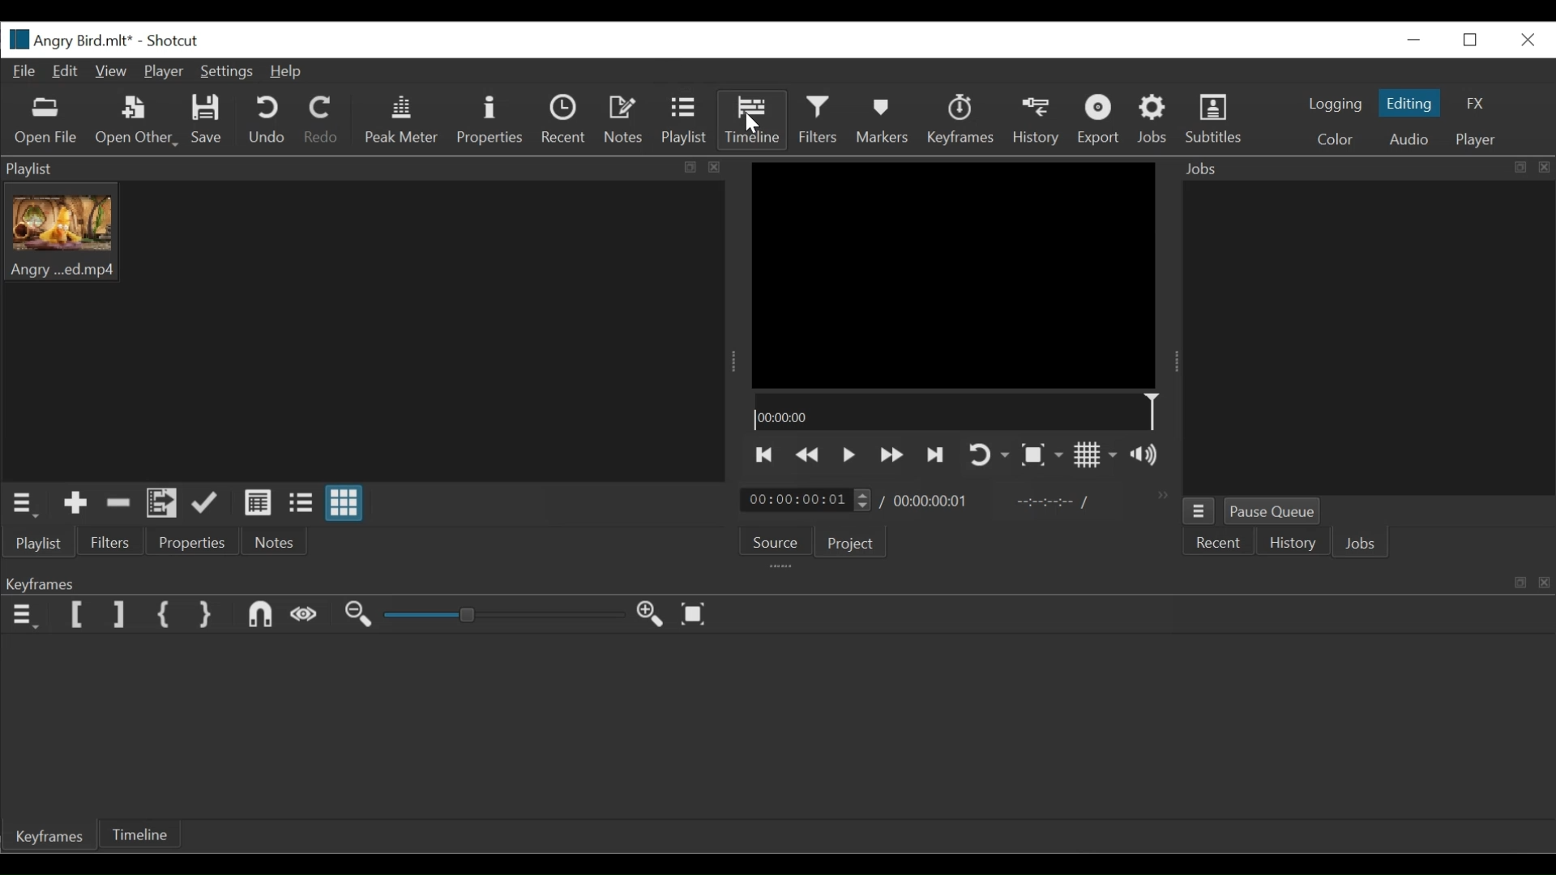  I want to click on Subtitles, so click(1218, 122).